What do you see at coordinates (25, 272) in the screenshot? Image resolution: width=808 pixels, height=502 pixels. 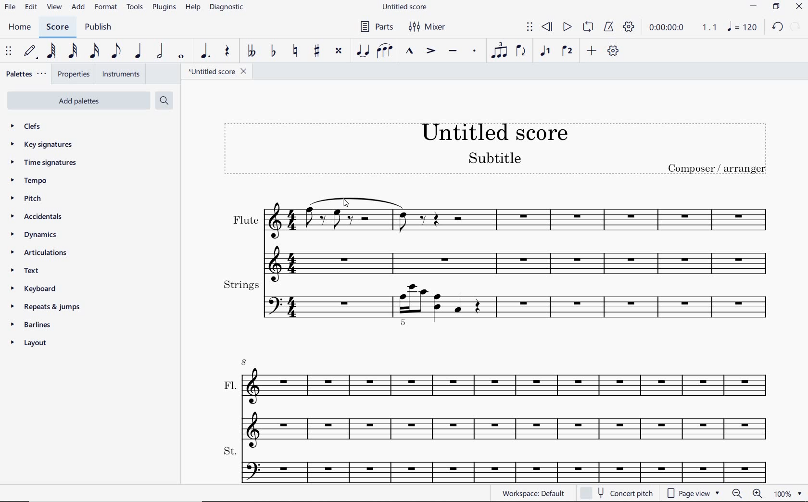 I see `text` at bounding box center [25, 272].